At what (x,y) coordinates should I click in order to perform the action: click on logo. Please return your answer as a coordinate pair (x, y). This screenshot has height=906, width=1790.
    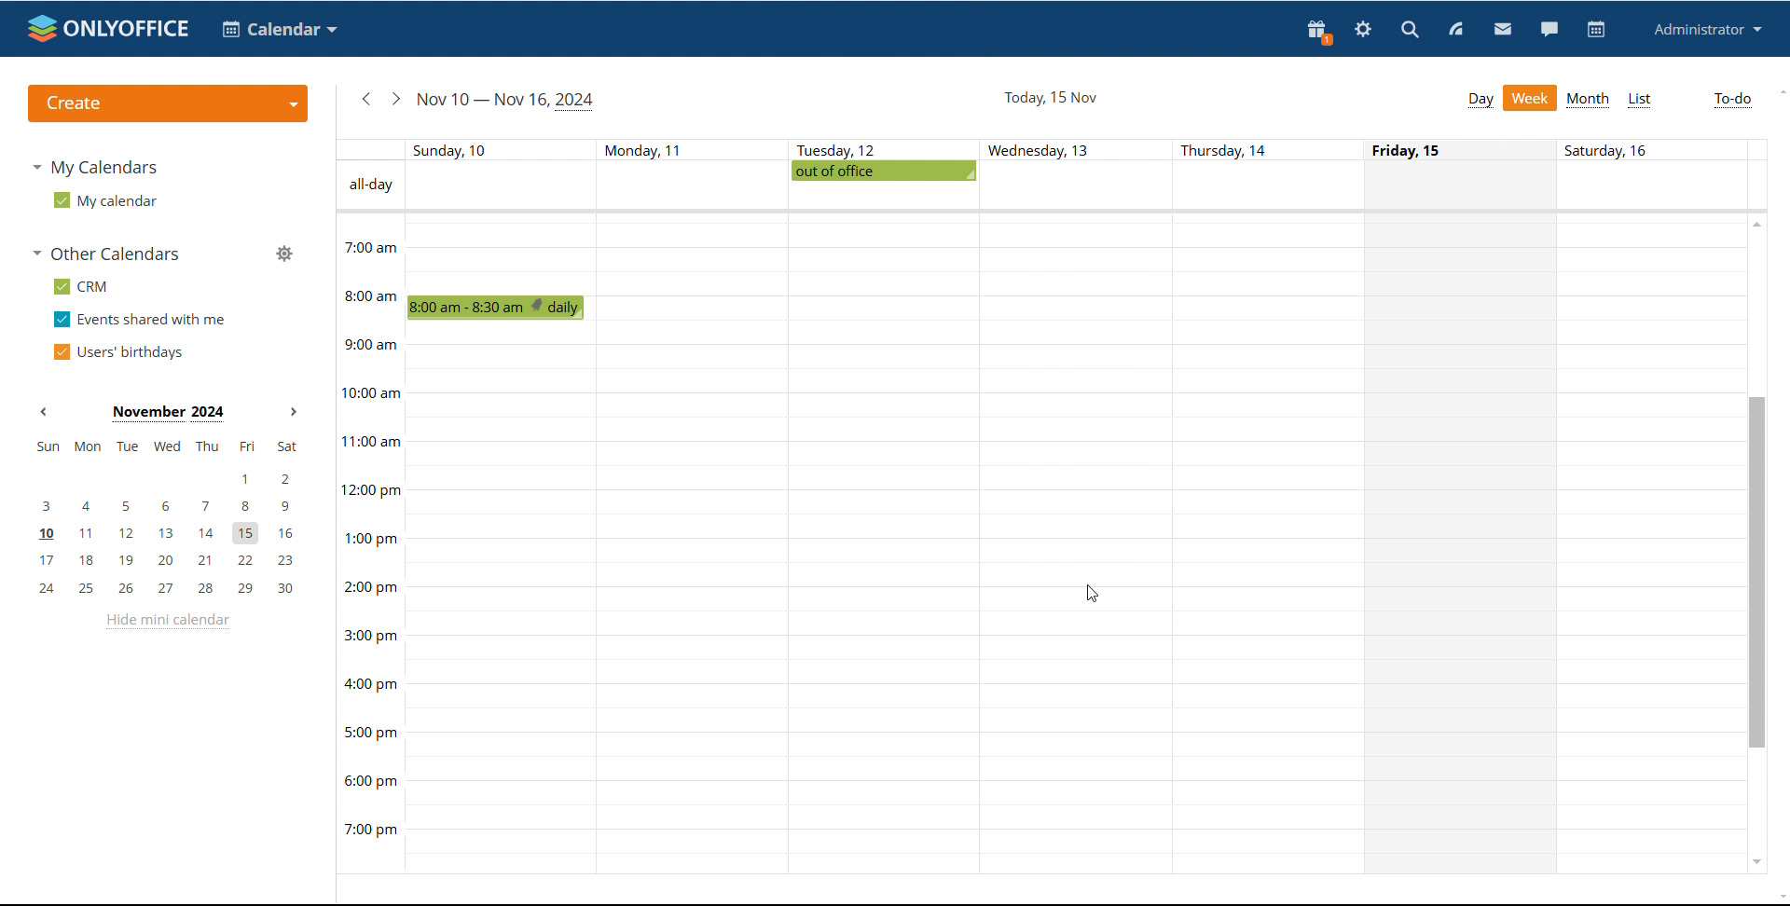
    Looking at the image, I should click on (109, 30).